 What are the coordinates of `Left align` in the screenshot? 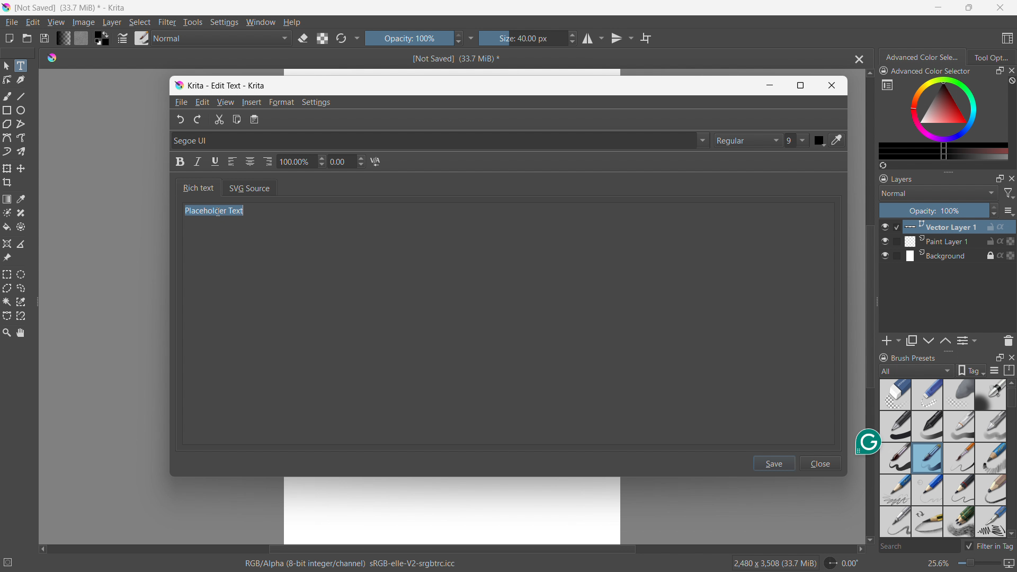 It's located at (234, 162).